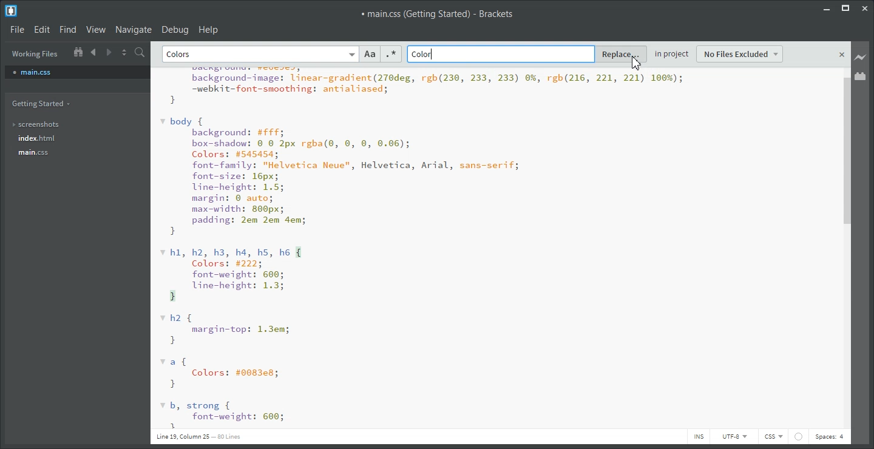 The height and width of the screenshot is (449, 874). What do you see at coordinates (861, 58) in the screenshot?
I see `Live Preview` at bounding box center [861, 58].